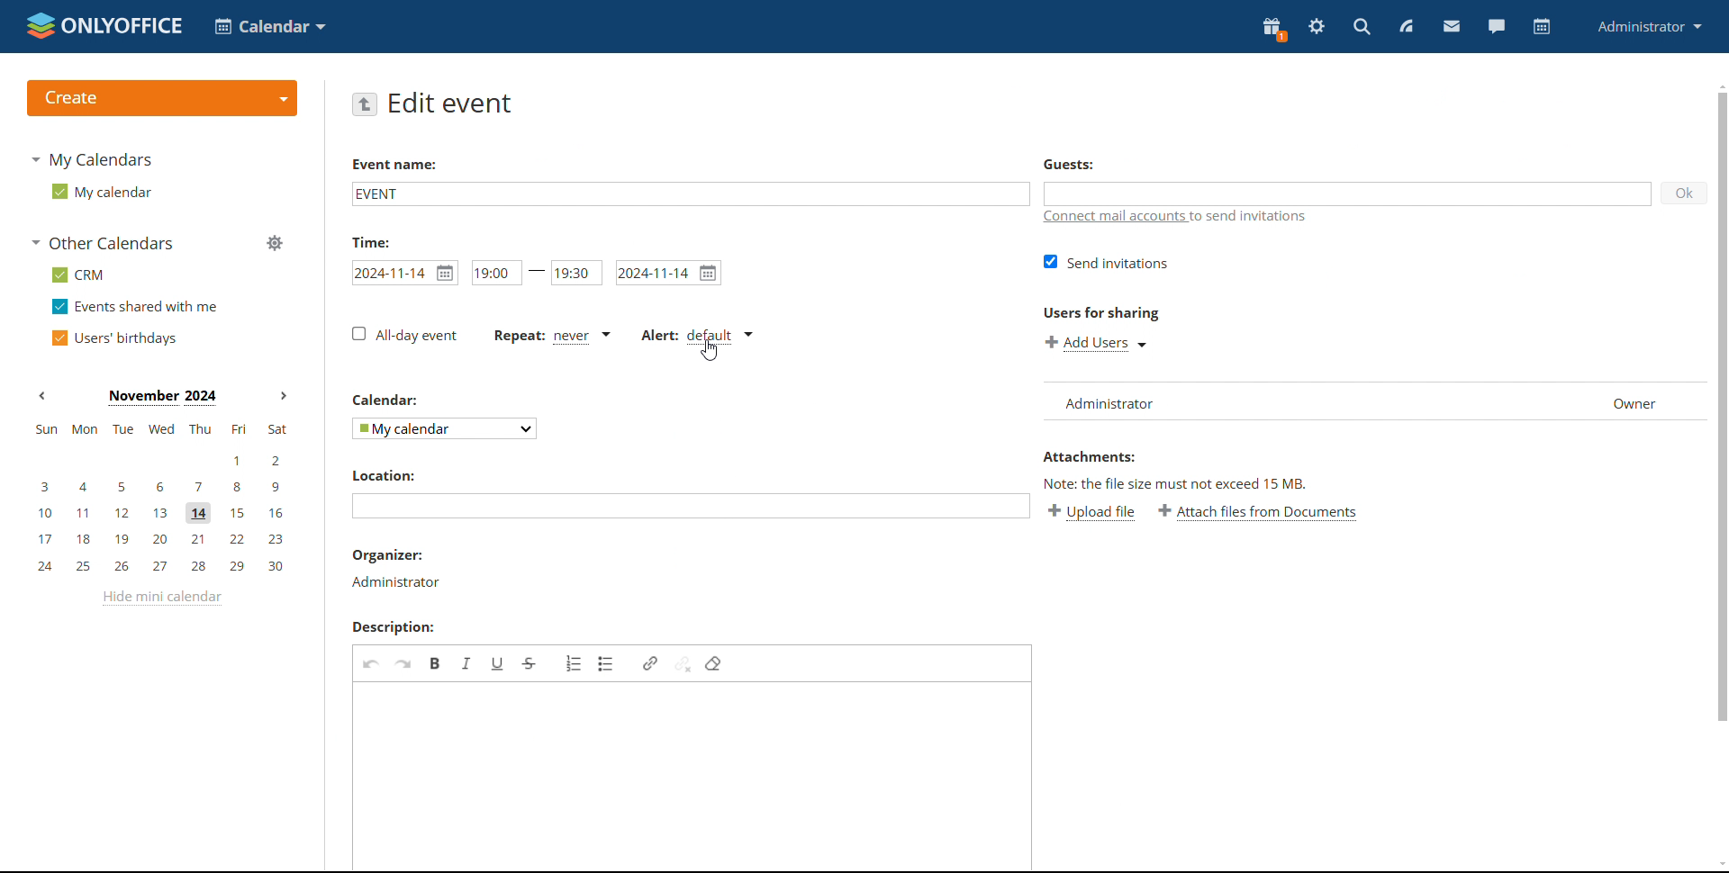  I want to click on scroll down, so click(1718, 864).